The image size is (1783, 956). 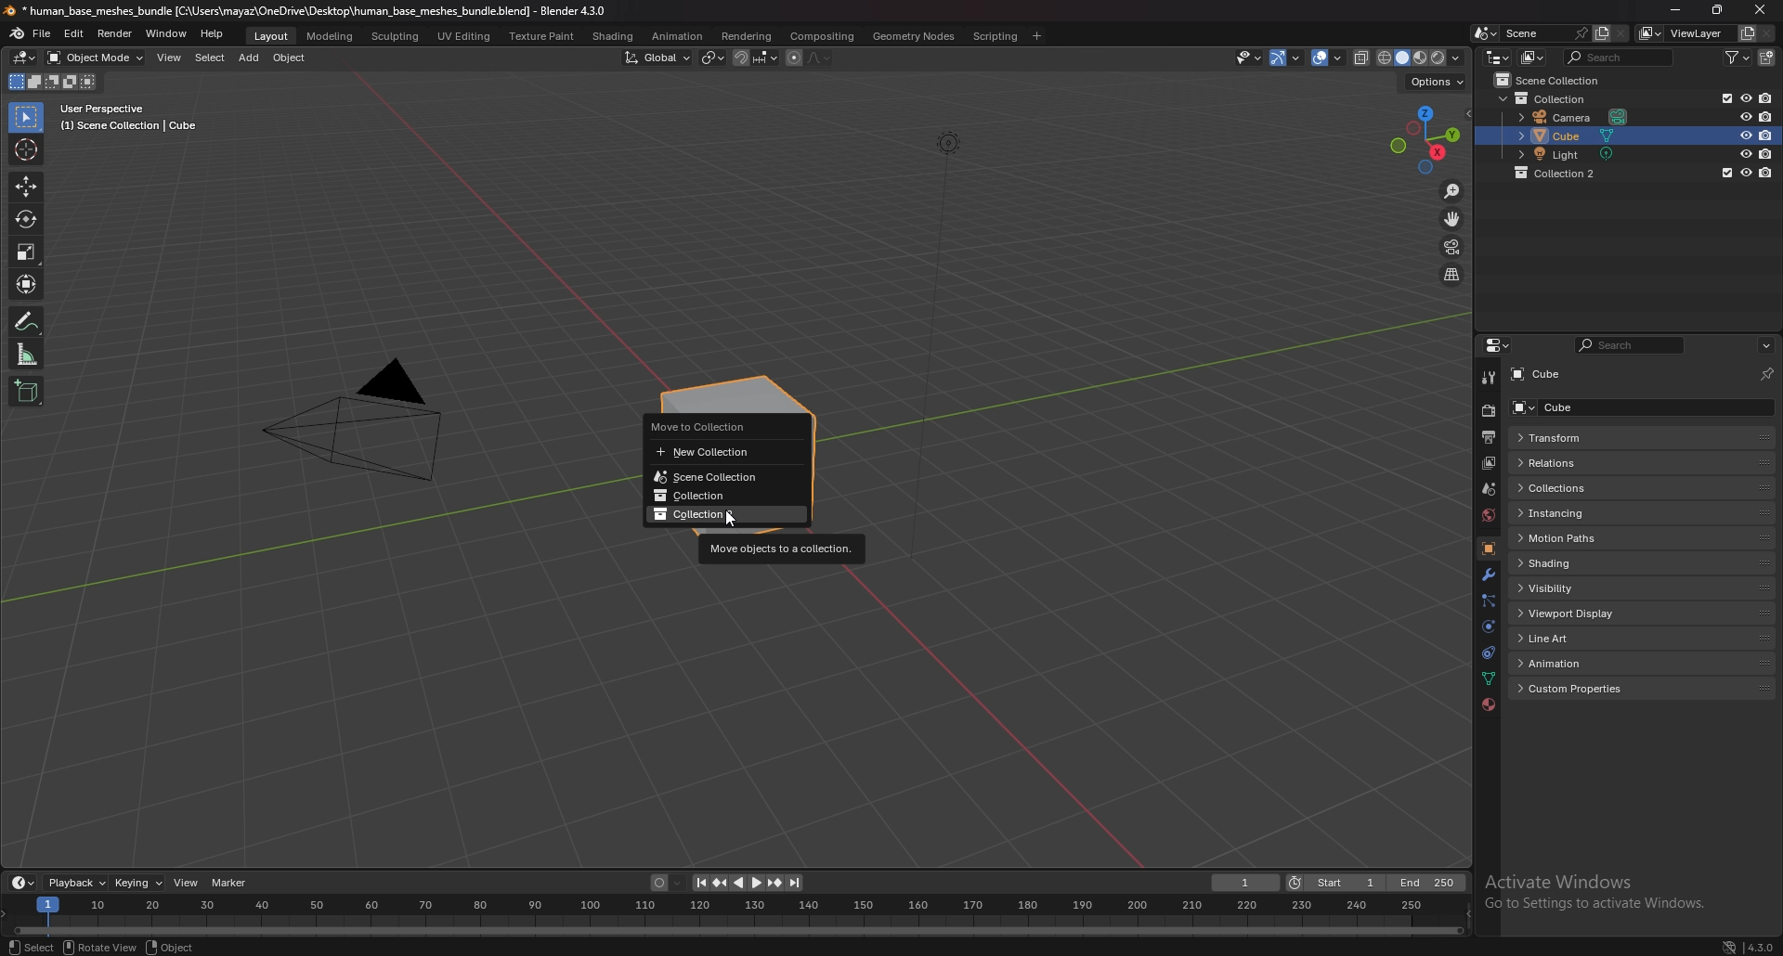 I want to click on keying, so click(x=141, y=883).